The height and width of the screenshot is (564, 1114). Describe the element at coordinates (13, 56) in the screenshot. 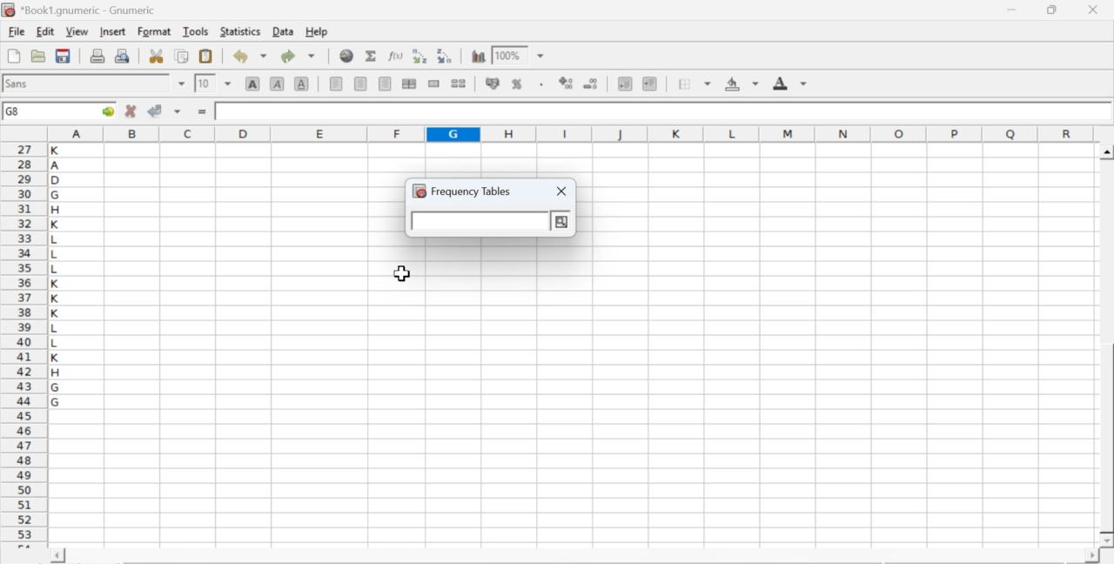

I see `new` at that location.